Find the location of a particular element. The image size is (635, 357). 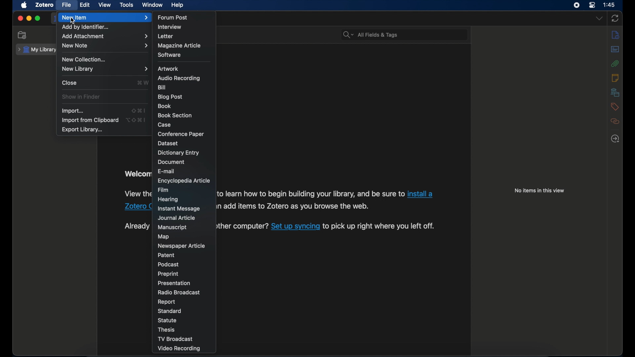

1:45 is located at coordinates (610, 5).